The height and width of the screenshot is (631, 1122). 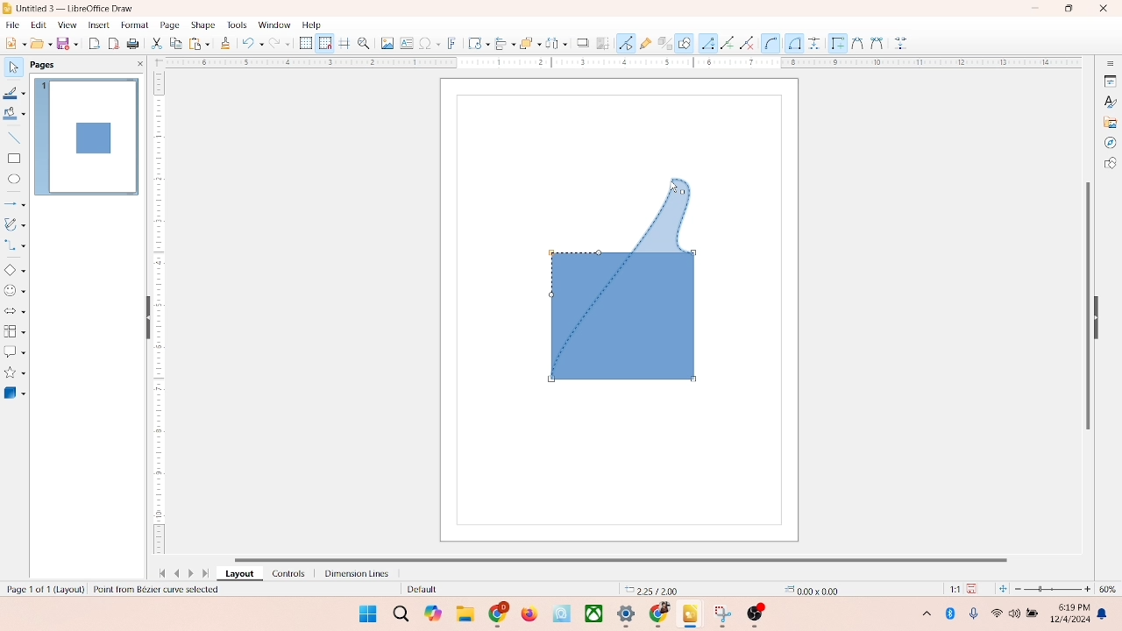 I want to click on print, so click(x=198, y=43).